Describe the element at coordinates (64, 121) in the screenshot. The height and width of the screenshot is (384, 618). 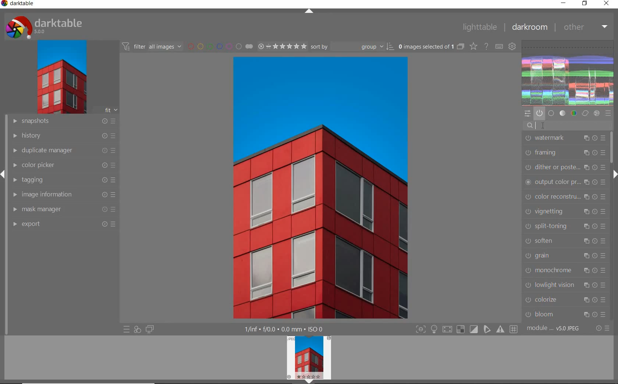
I see `snapshot` at that location.